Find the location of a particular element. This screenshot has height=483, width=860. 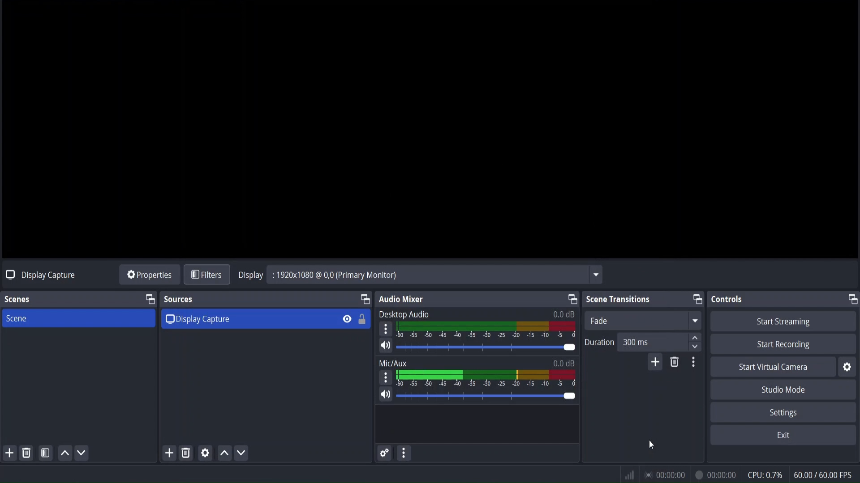

fade is located at coordinates (600, 321).